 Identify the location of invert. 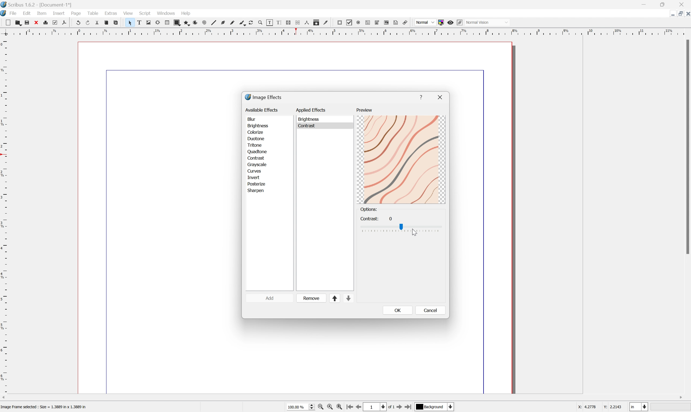
(255, 177).